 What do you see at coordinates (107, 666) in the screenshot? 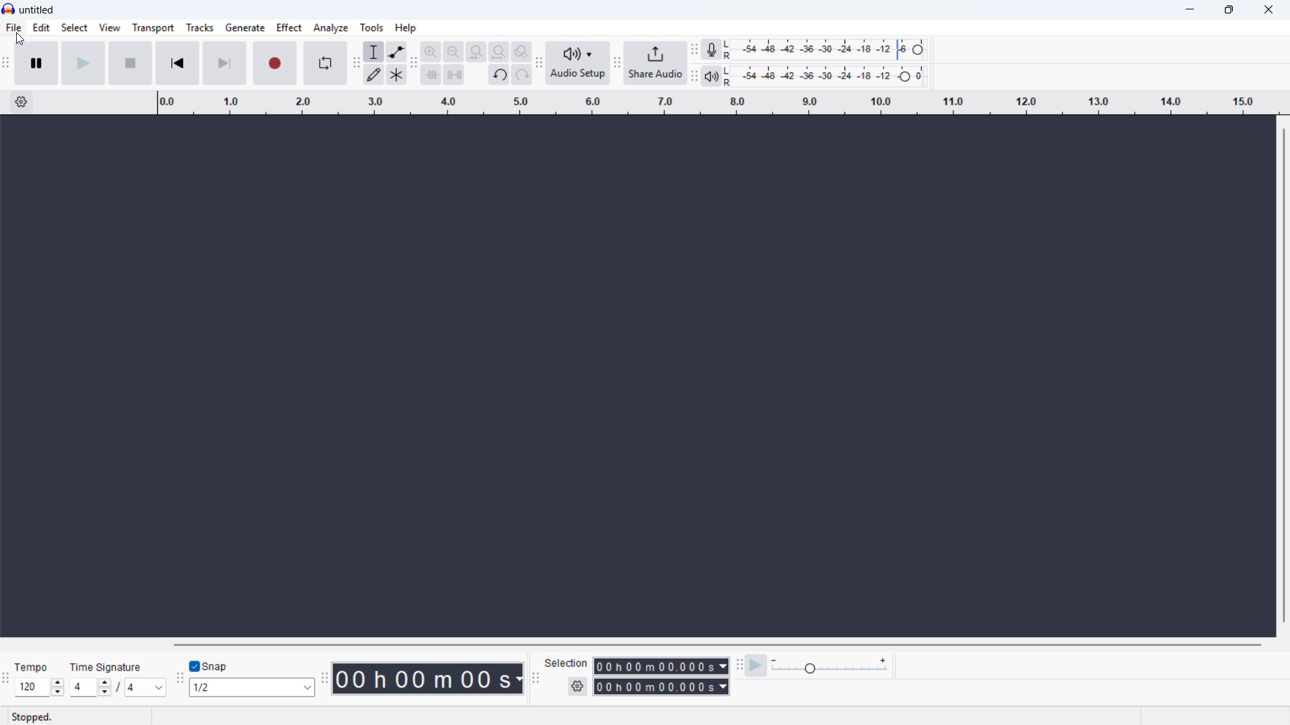
I see `Time signature` at bounding box center [107, 666].